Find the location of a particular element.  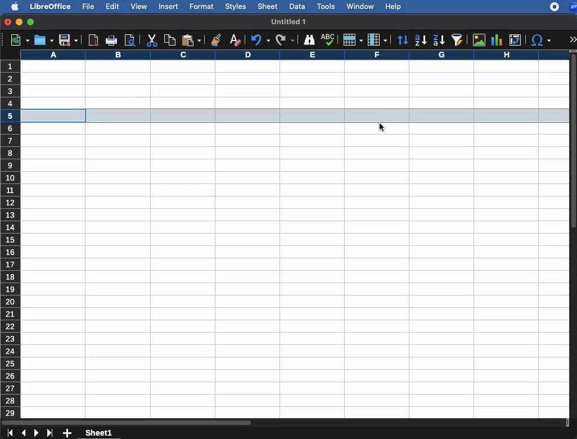

save is located at coordinates (69, 41).